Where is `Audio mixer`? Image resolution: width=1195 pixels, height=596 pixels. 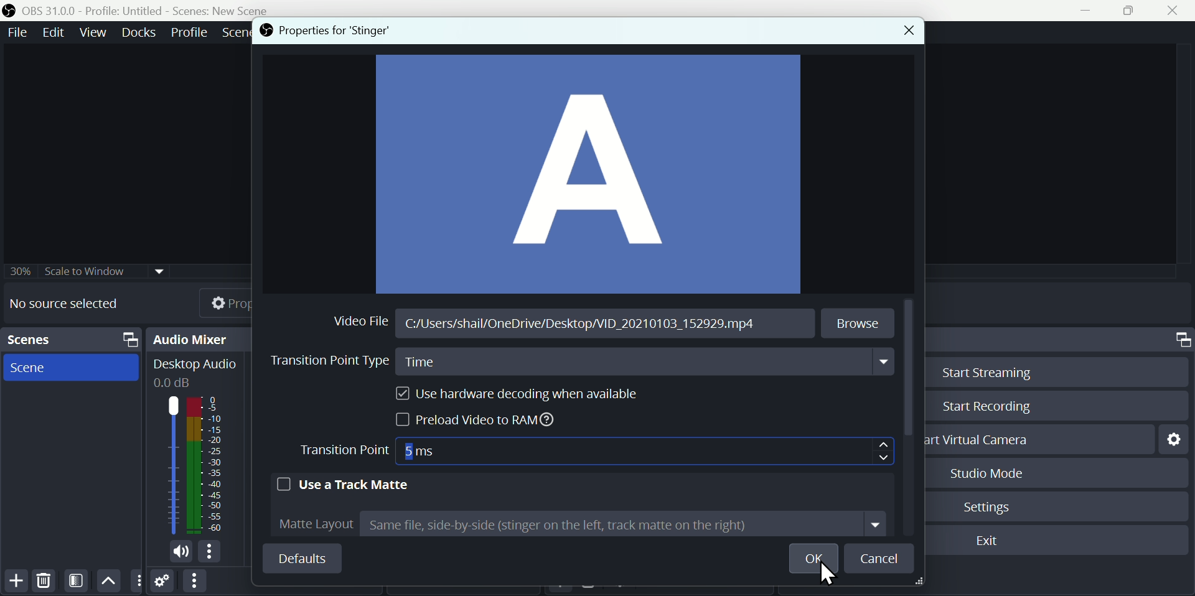
Audio mixer is located at coordinates (202, 338).